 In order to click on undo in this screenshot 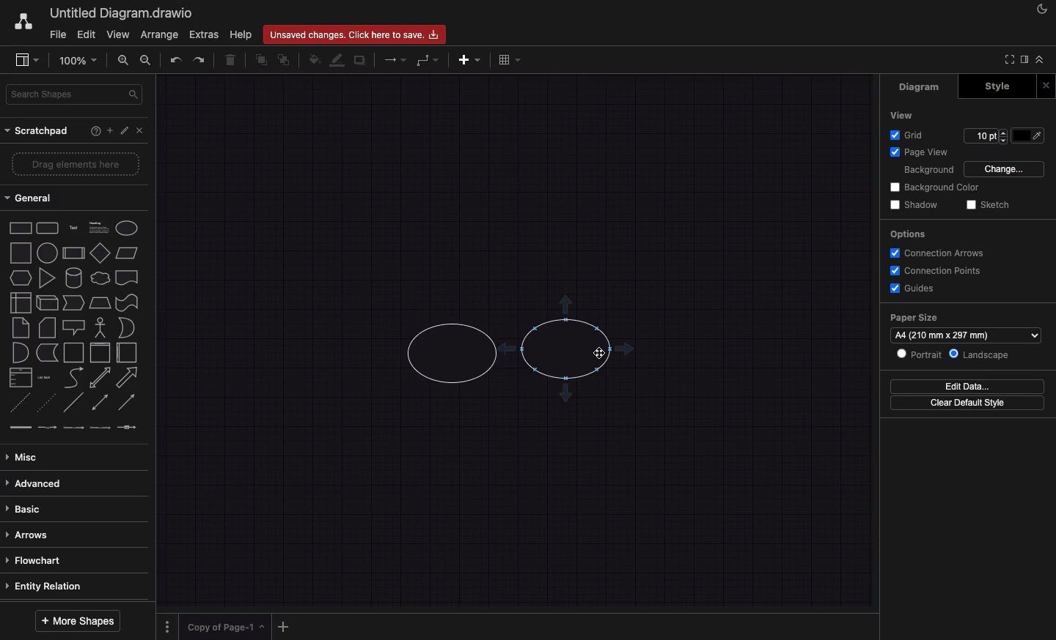, I will do `click(175, 60)`.